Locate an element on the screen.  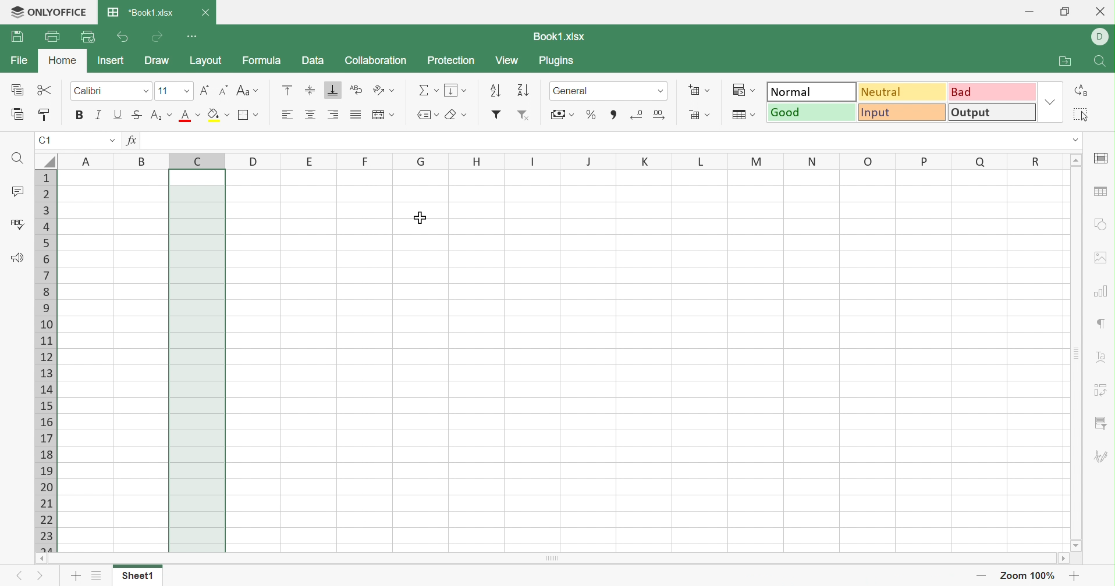
Chart settings is located at coordinates (1102, 291).